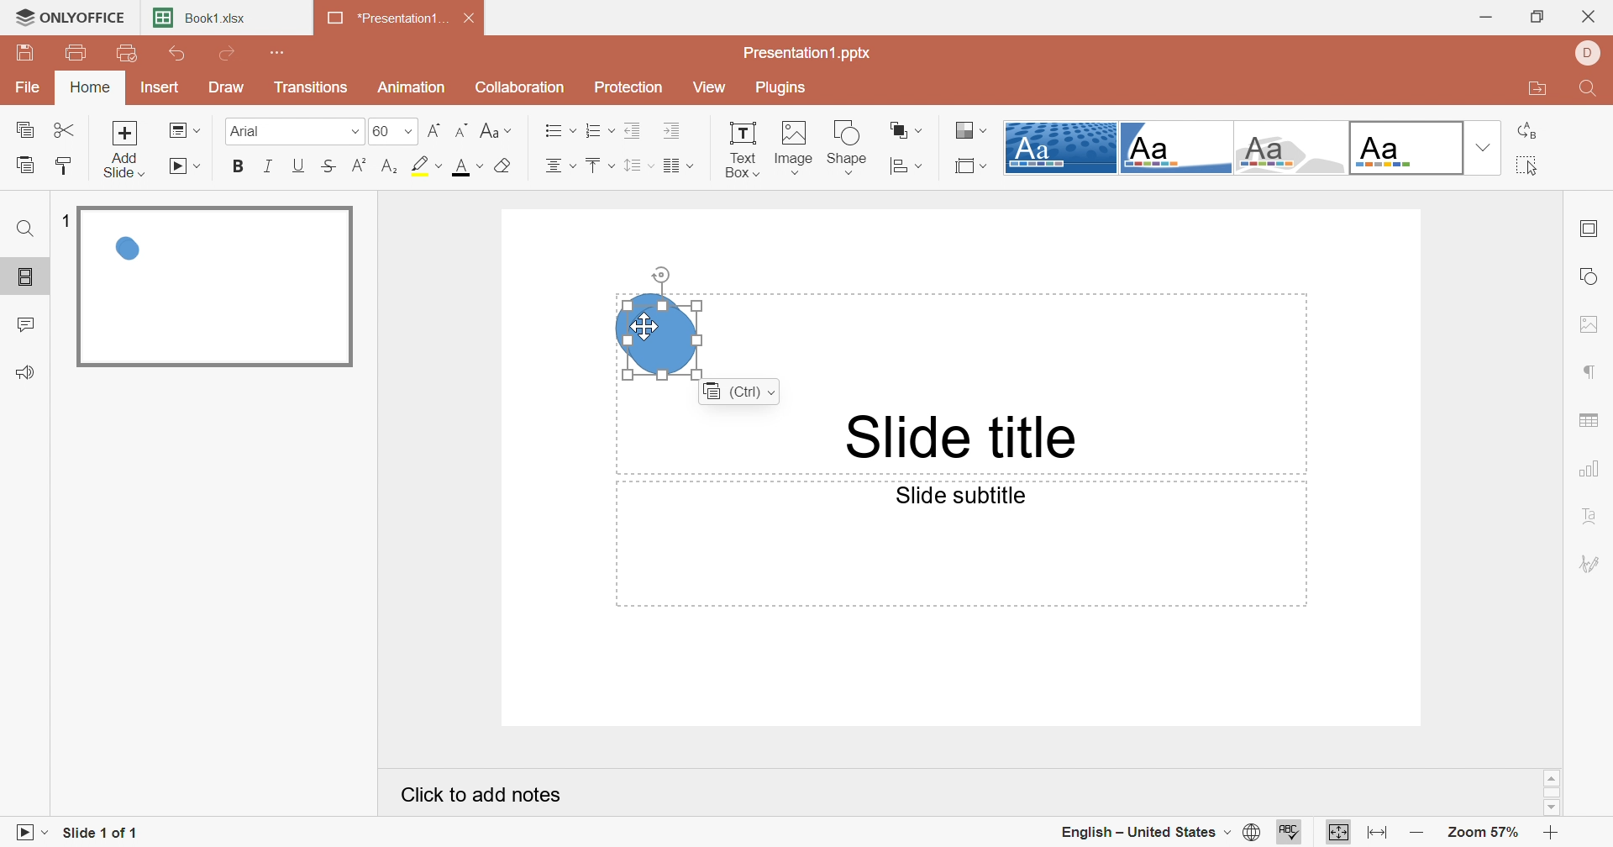 The image size is (1613, 847). What do you see at coordinates (1592, 470) in the screenshot?
I see `Chart settings` at bounding box center [1592, 470].